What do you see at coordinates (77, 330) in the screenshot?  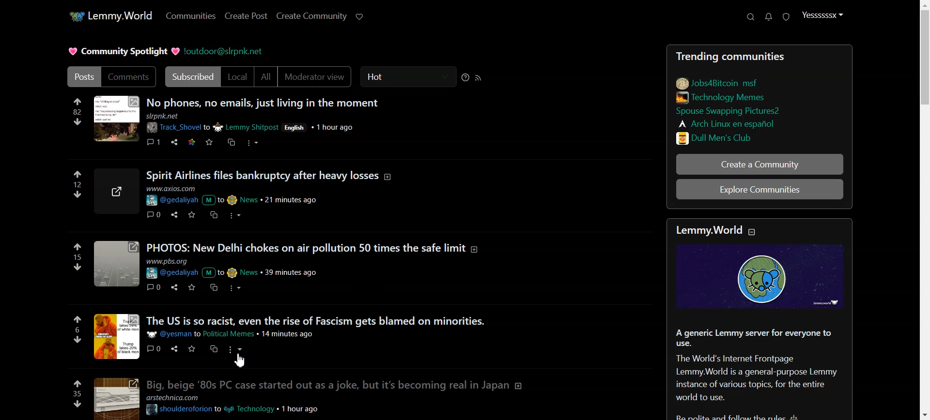 I see `numbers` at bounding box center [77, 330].